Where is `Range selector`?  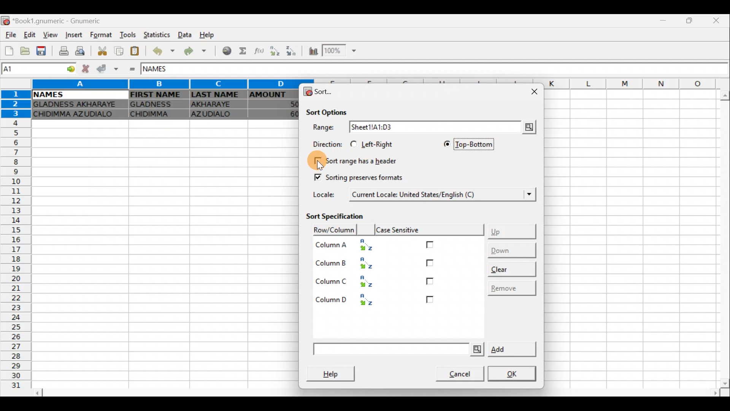 Range selector is located at coordinates (528, 127).